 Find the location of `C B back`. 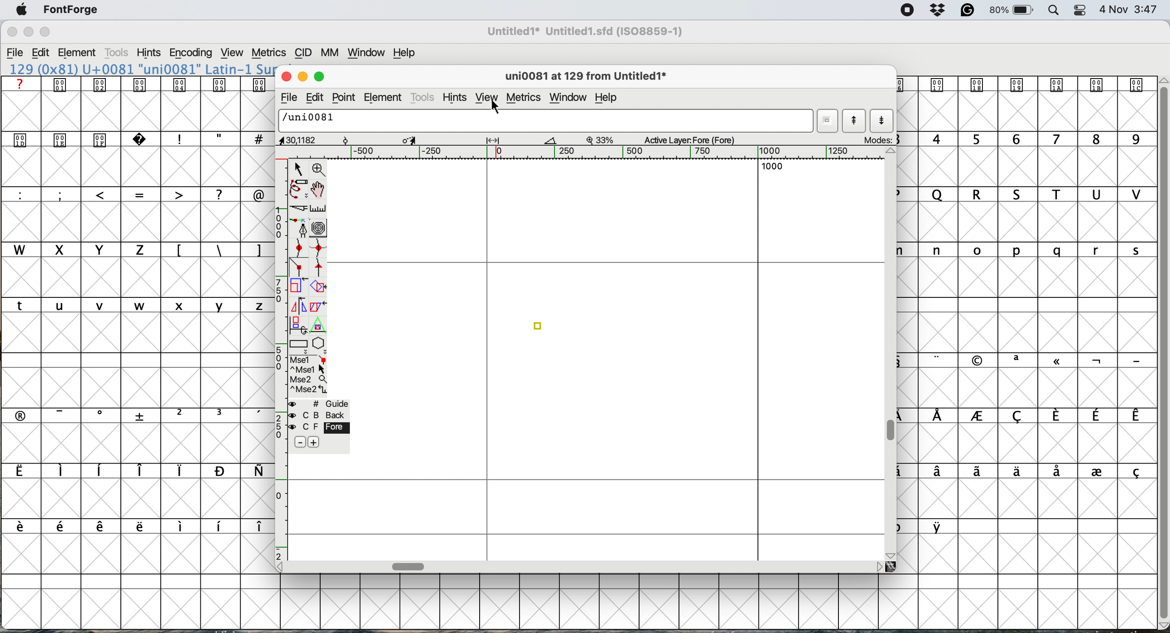

C B back is located at coordinates (322, 415).